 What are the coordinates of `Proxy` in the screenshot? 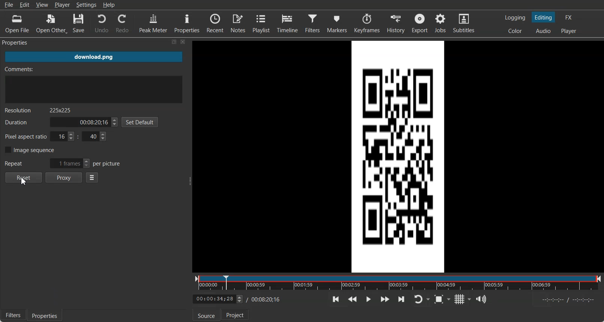 It's located at (64, 178).